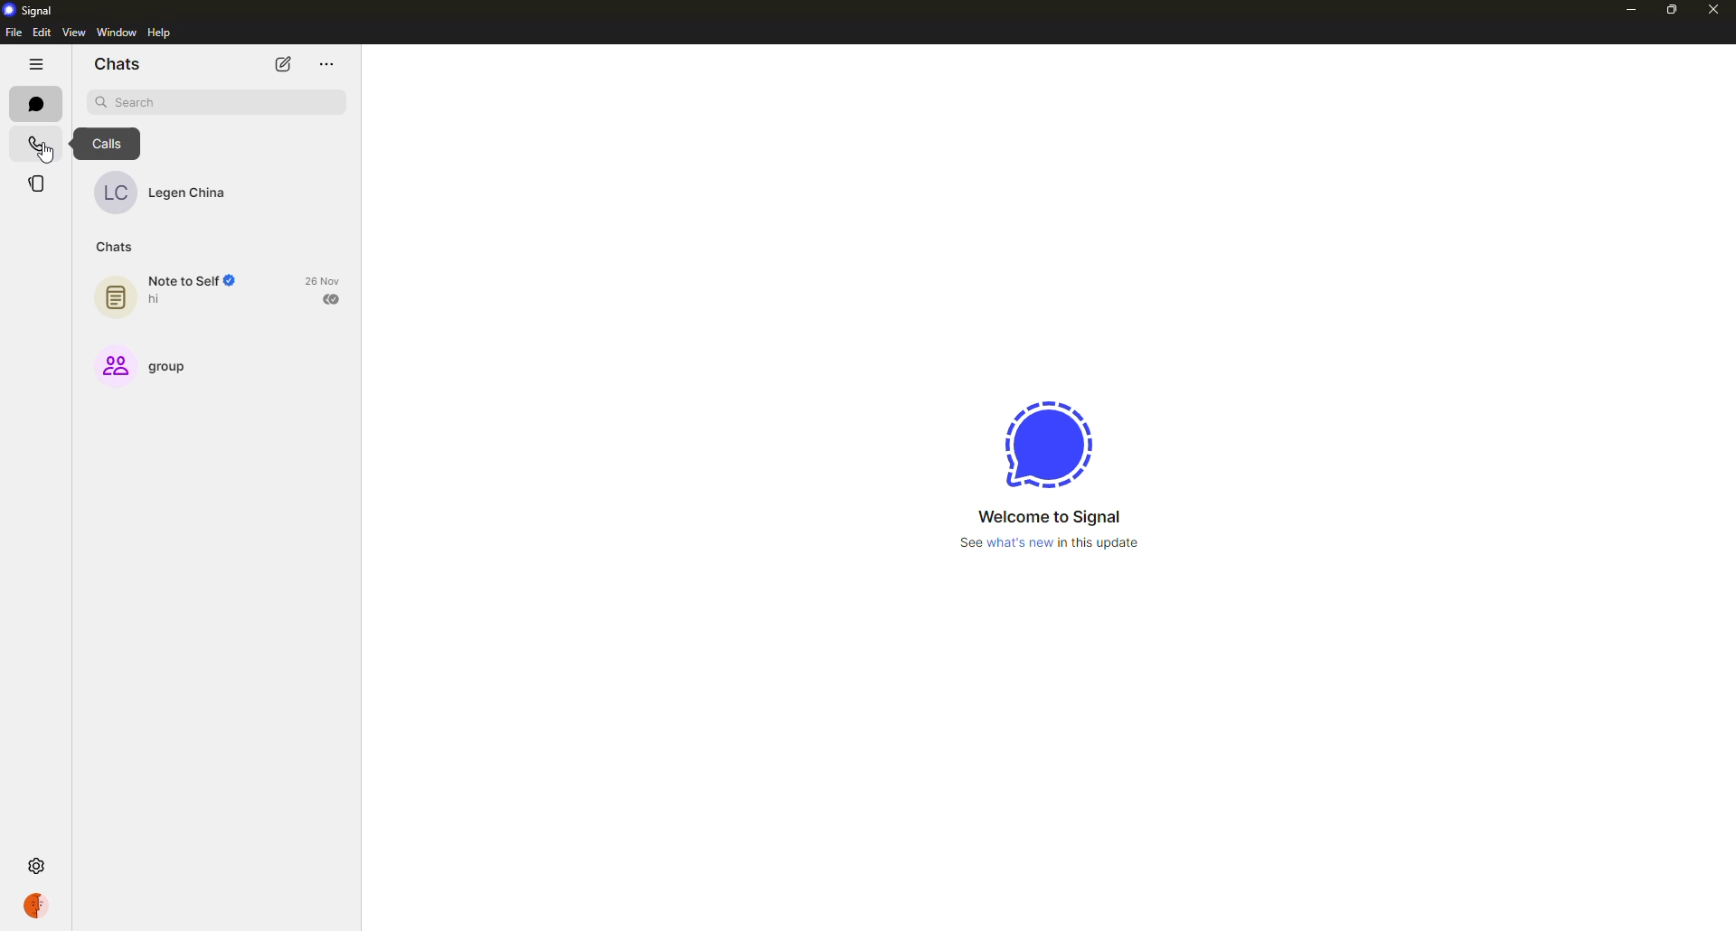 This screenshot has height=931, width=1736. I want to click on more, so click(327, 64).